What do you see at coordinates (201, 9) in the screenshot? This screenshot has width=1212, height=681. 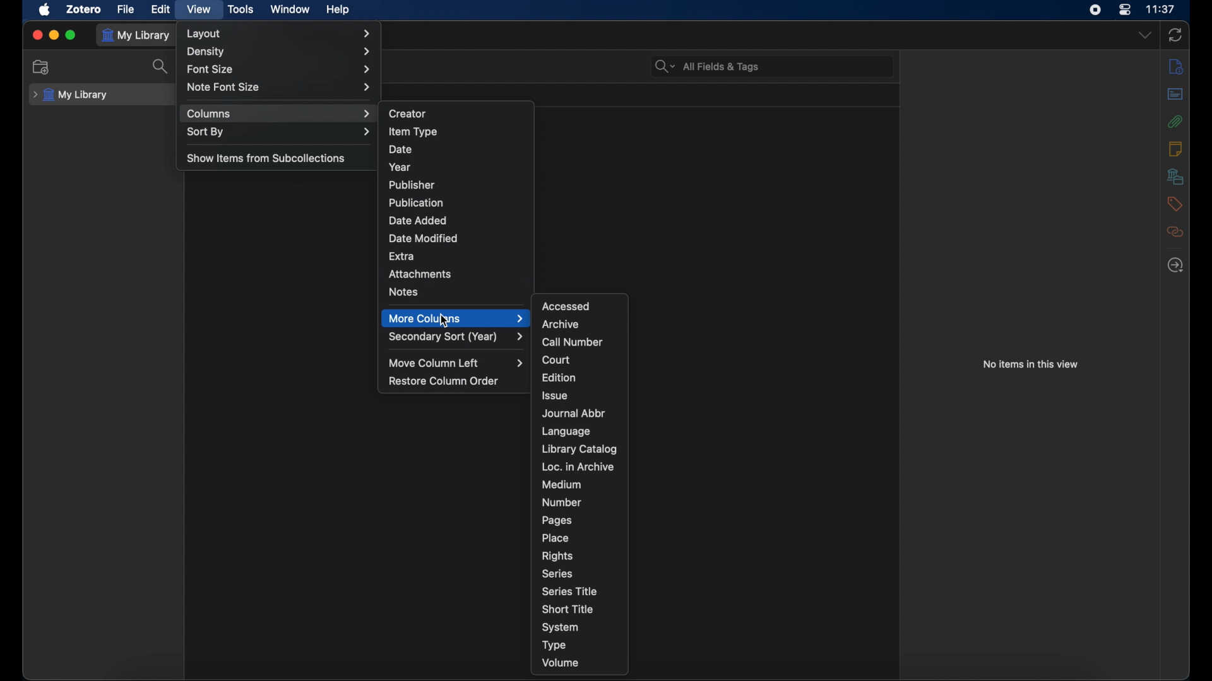 I see `view` at bounding box center [201, 9].